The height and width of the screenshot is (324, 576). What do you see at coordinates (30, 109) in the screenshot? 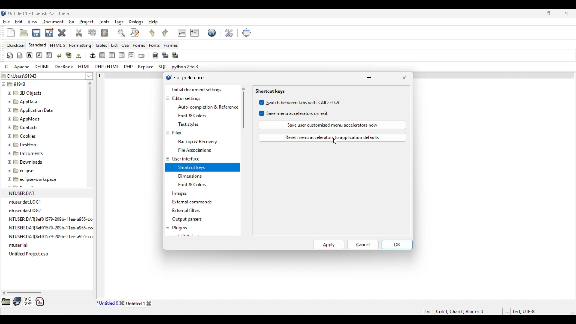
I see `Application Data` at bounding box center [30, 109].